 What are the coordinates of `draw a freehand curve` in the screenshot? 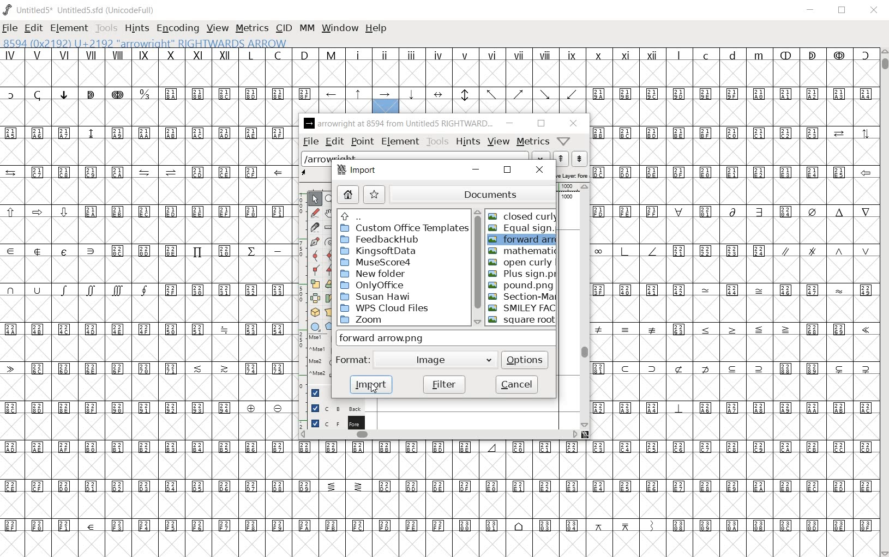 It's located at (315, 213).